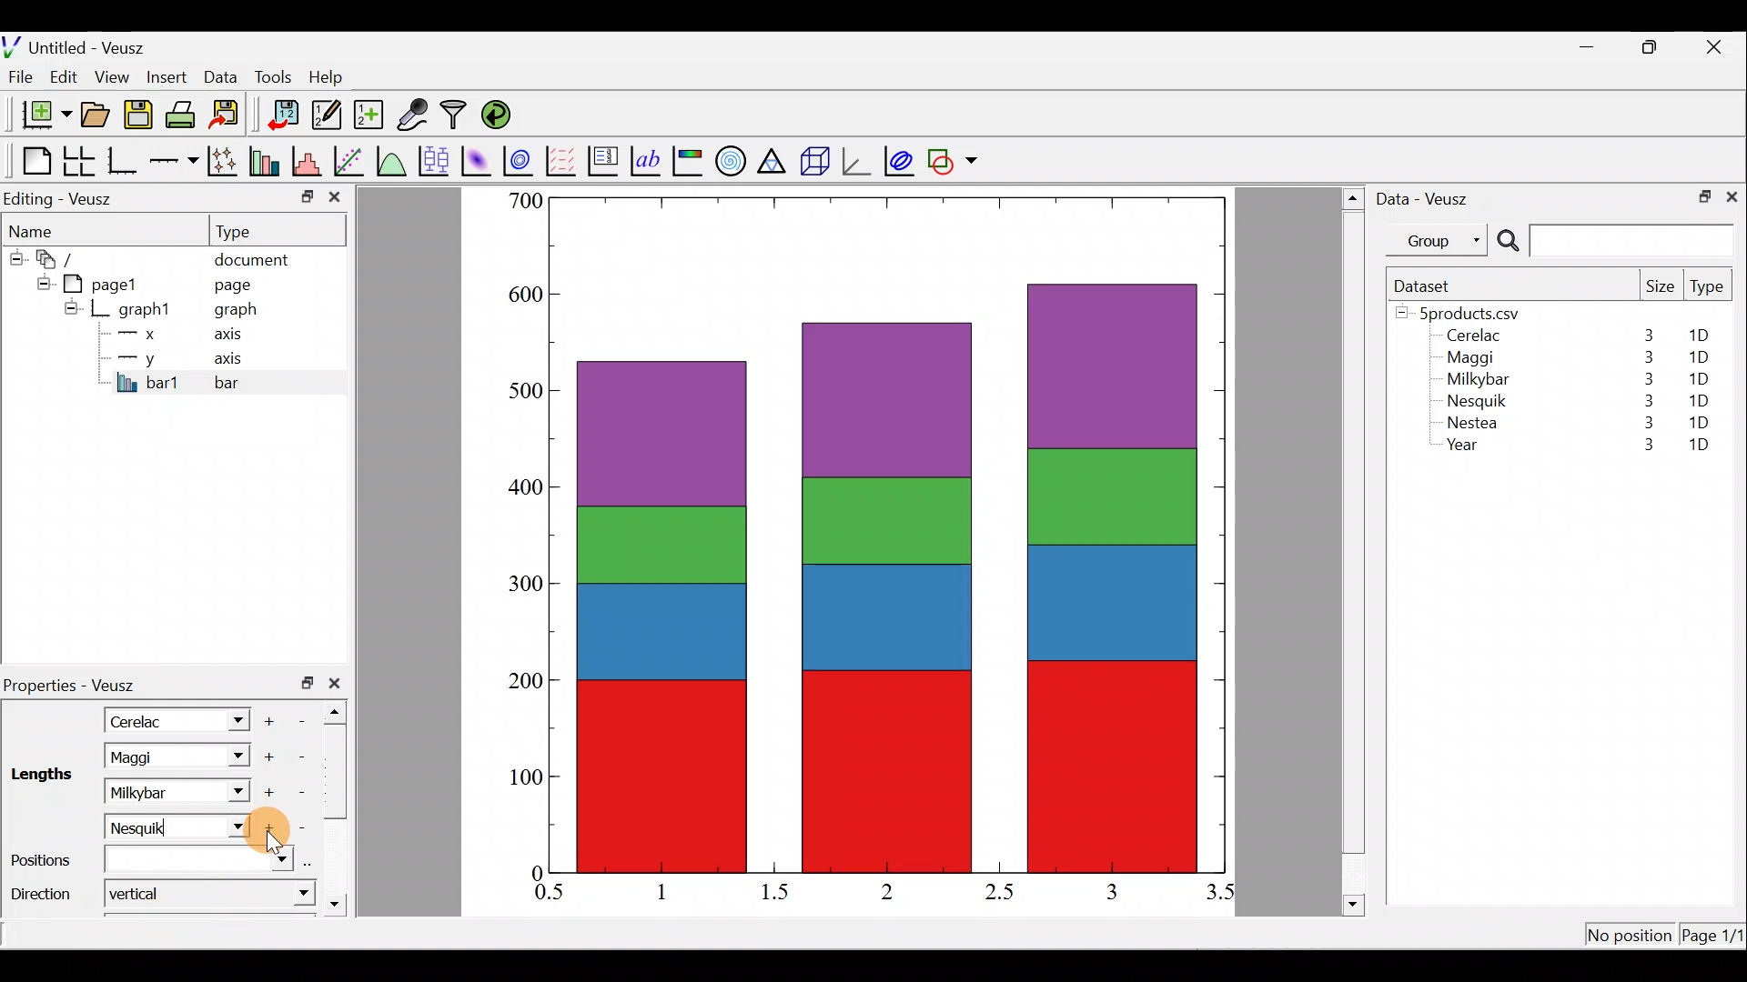 The width and height of the screenshot is (1747, 982). What do you see at coordinates (436, 160) in the screenshot?
I see `Plot box plots` at bounding box center [436, 160].